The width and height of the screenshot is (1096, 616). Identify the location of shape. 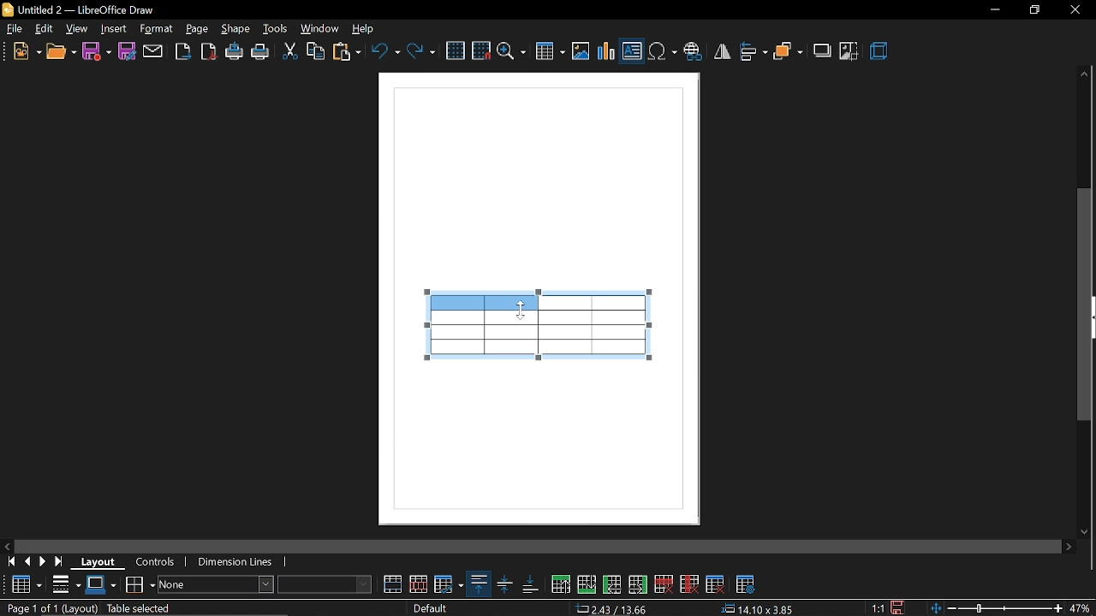
(236, 28).